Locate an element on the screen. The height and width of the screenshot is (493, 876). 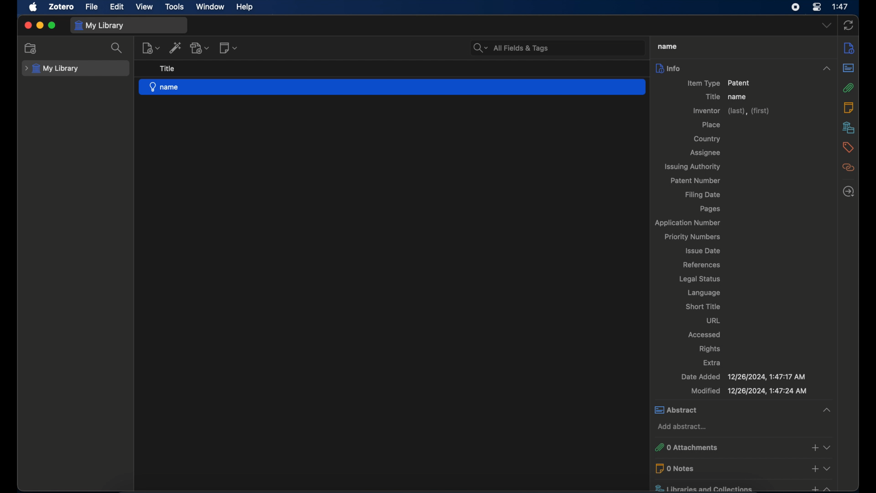
maximize is located at coordinates (52, 25).